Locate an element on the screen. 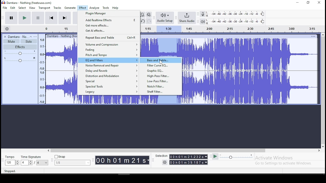 This screenshot has height=183, width=326. tempo is located at coordinates (11, 157).